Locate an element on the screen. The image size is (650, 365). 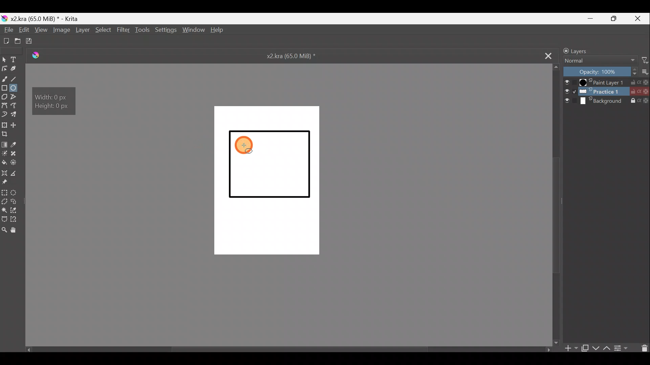
Width:0px is located at coordinates (51, 96).